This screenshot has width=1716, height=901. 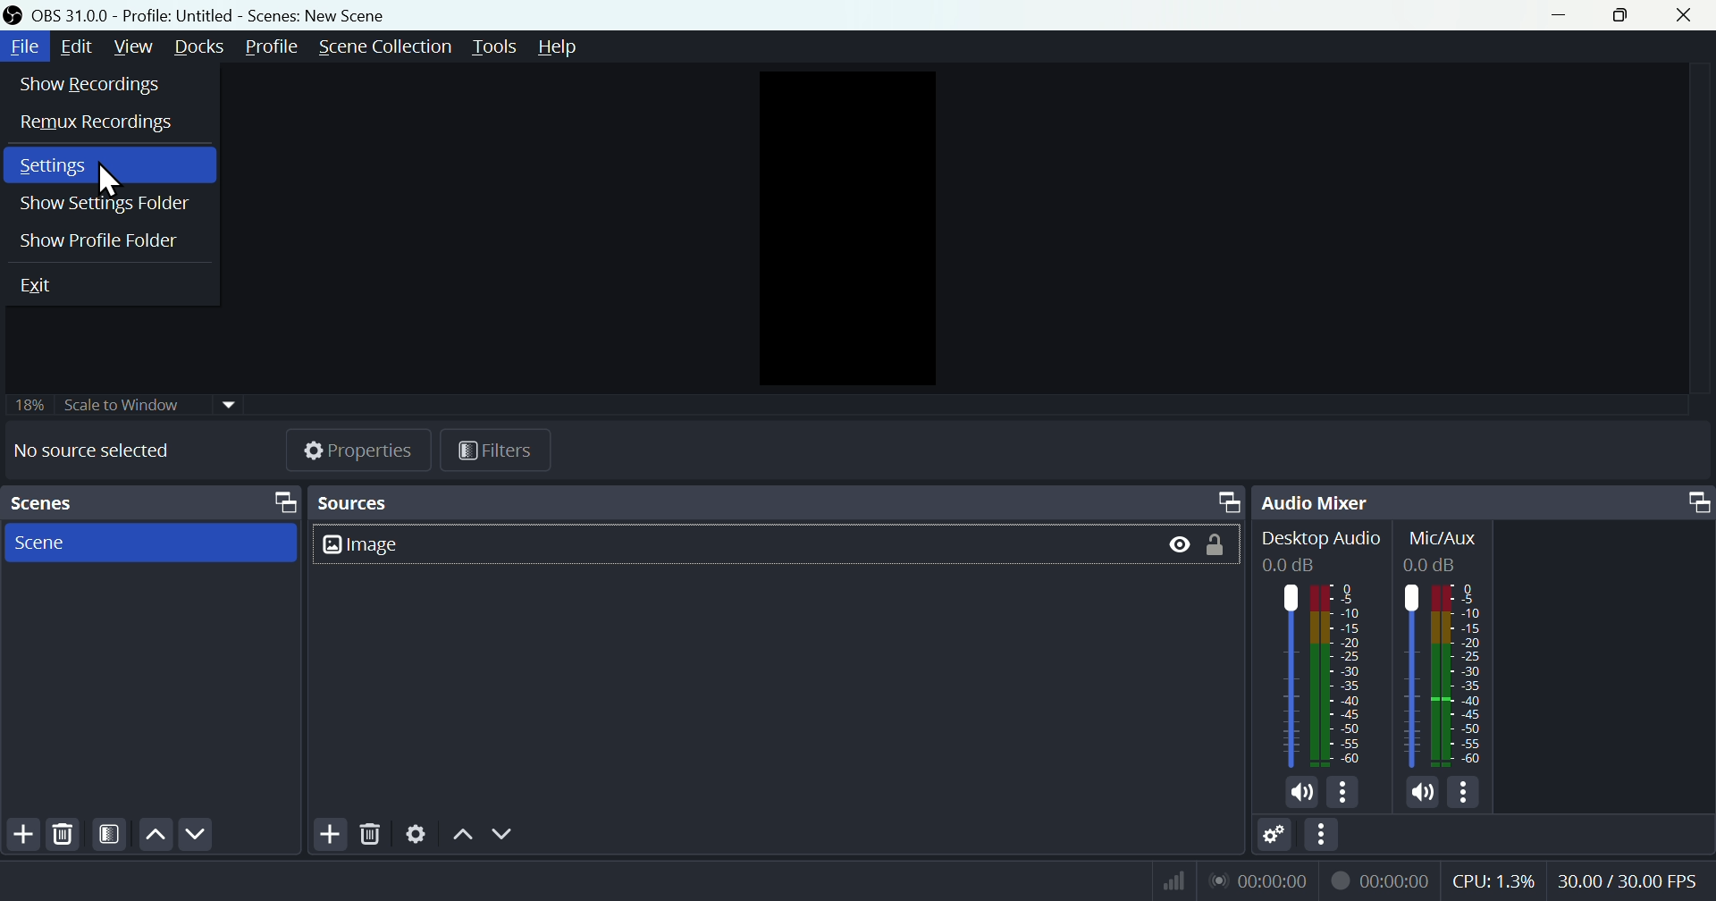 What do you see at coordinates (273, 48) in the screenshot?
I see `Profile` at bounding box center [273, 48].